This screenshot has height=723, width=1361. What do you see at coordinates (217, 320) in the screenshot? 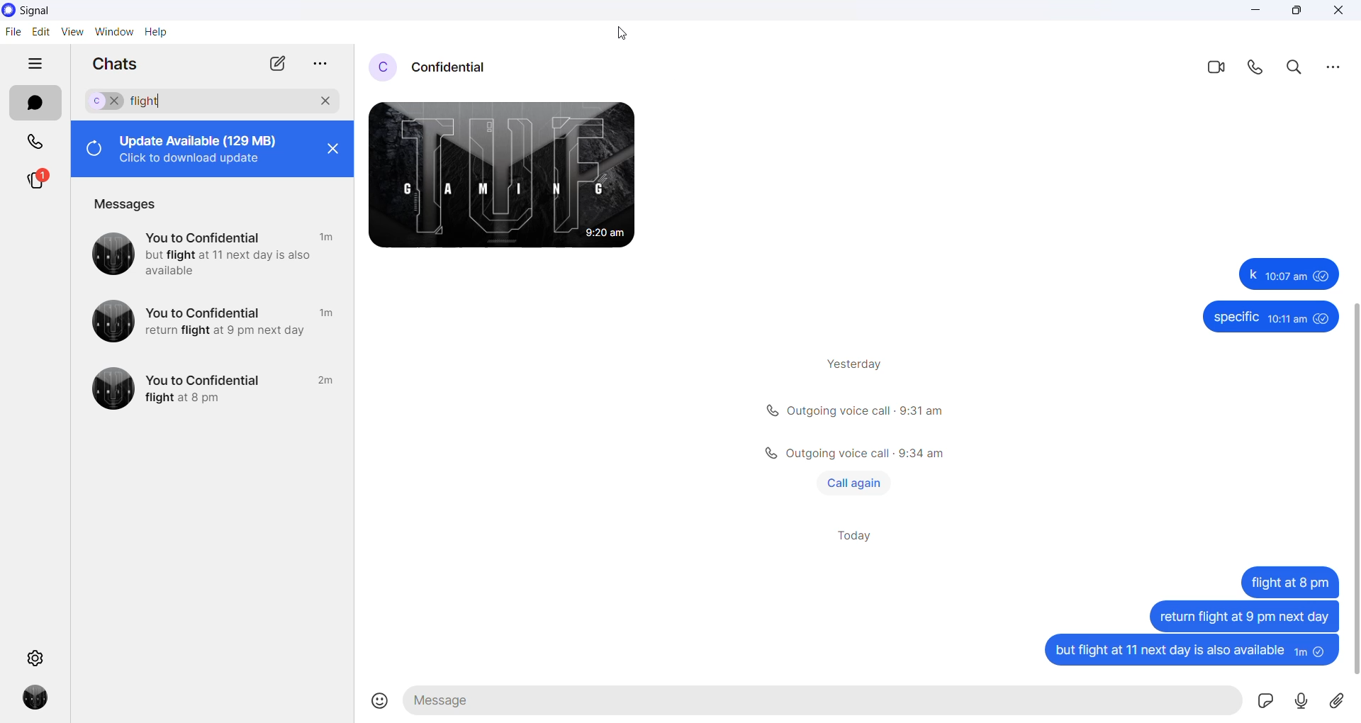
I see `` at bounding box center [217, 320].